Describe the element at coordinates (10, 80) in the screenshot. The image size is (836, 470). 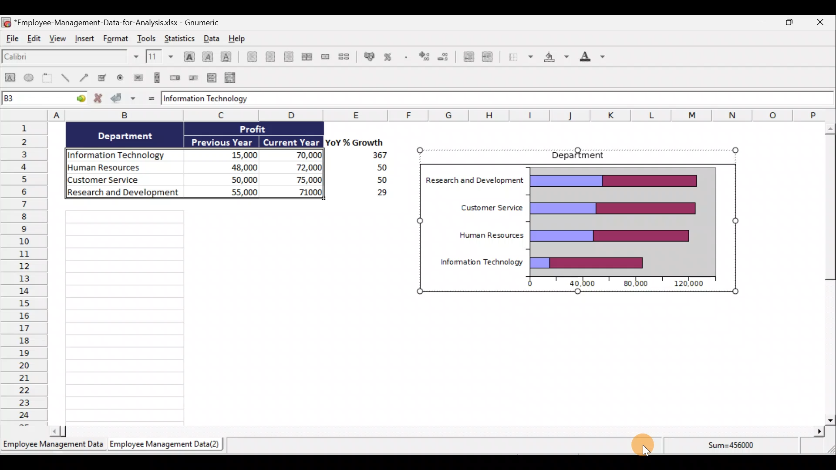
I see `Create a rectangle object` at that location.